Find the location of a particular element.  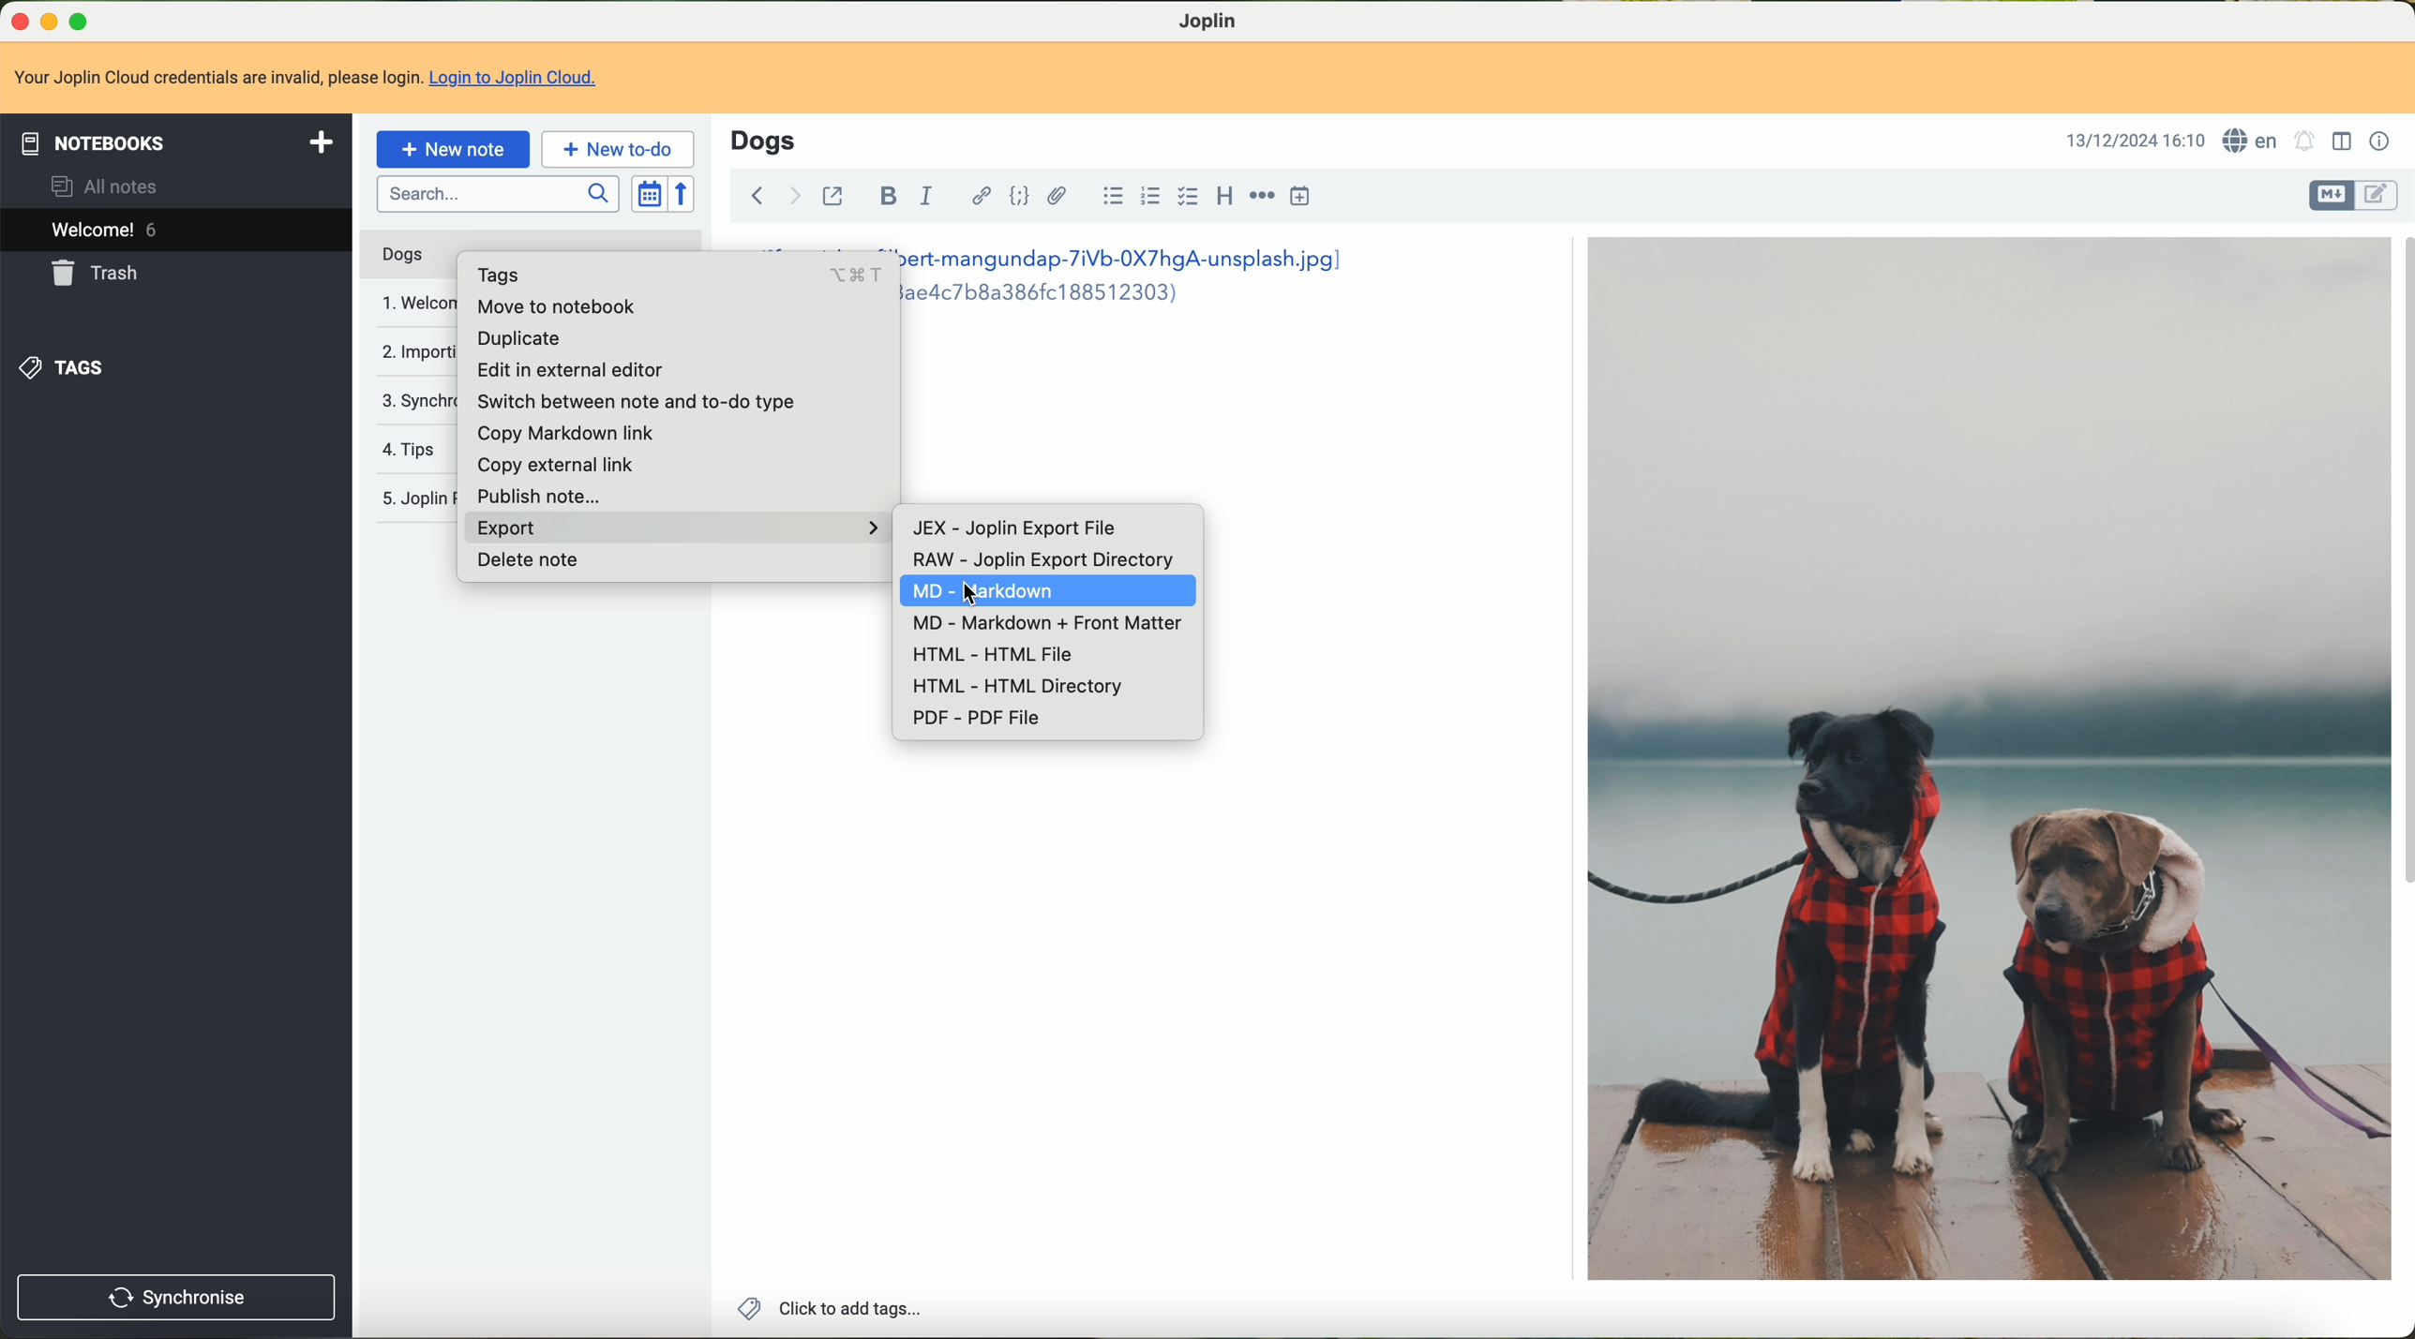

hyperlink is located at coordinates (976, 198).